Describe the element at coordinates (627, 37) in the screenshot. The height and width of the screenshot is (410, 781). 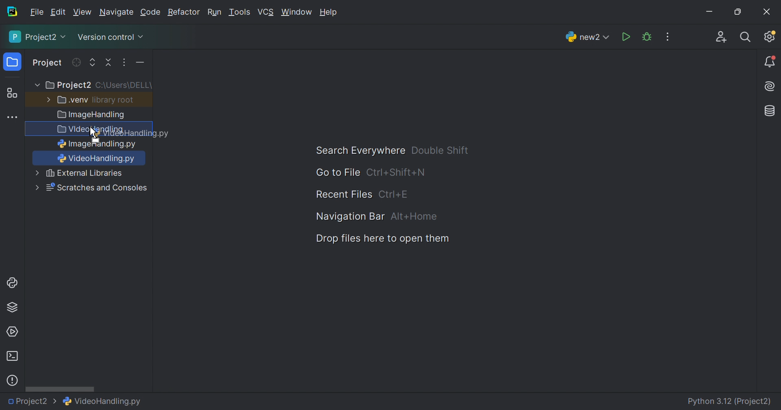
I see `Run` at that location.